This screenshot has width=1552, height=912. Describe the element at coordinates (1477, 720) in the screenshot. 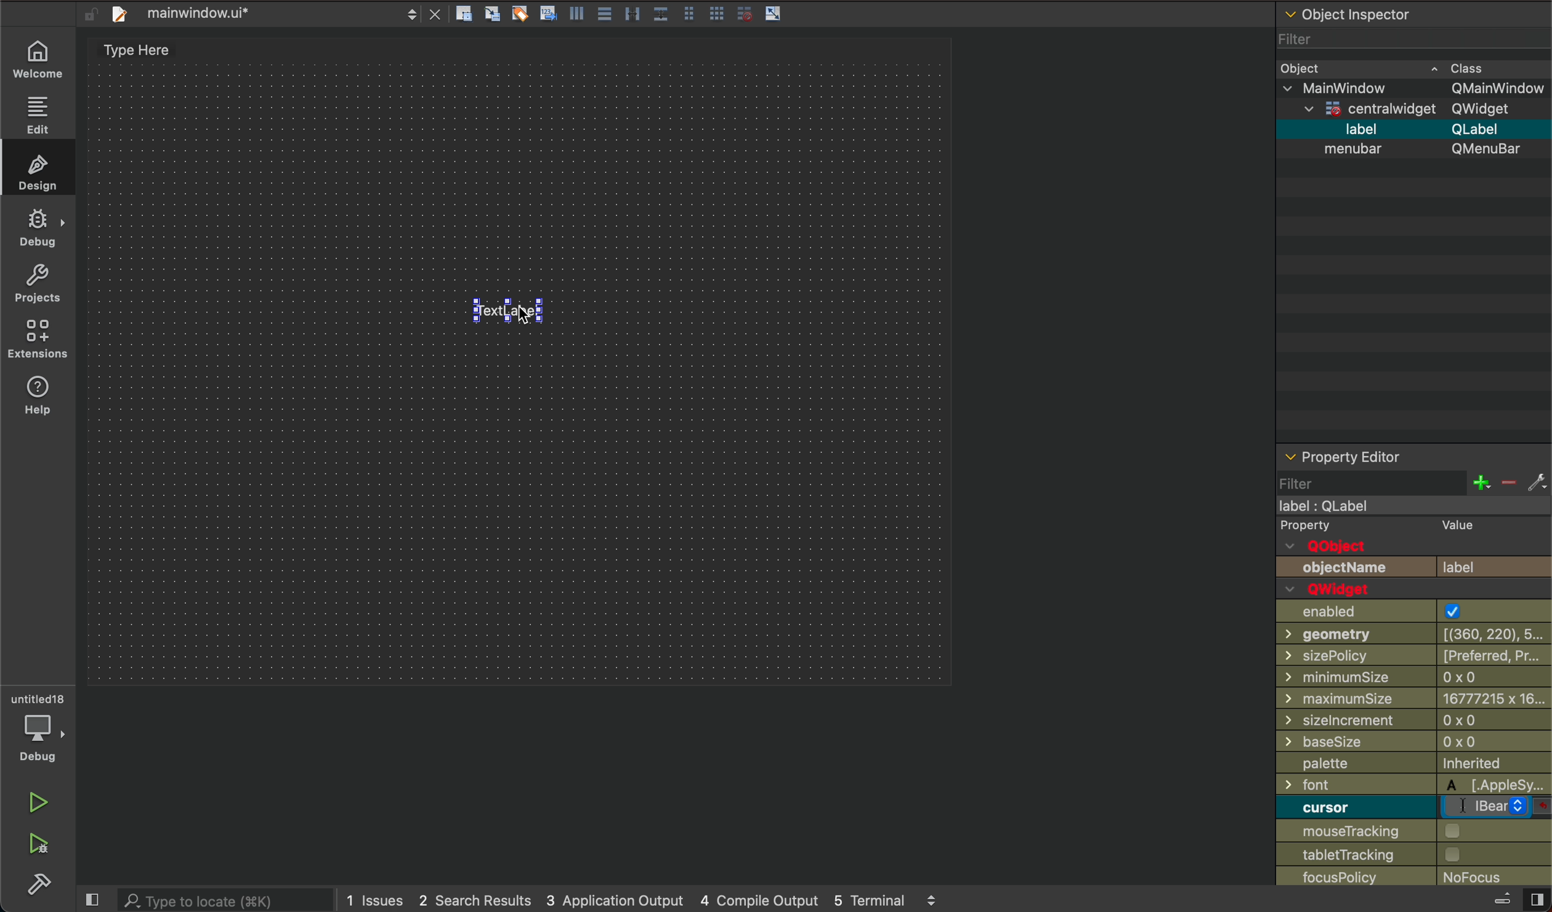

I see `0x0` at that location.